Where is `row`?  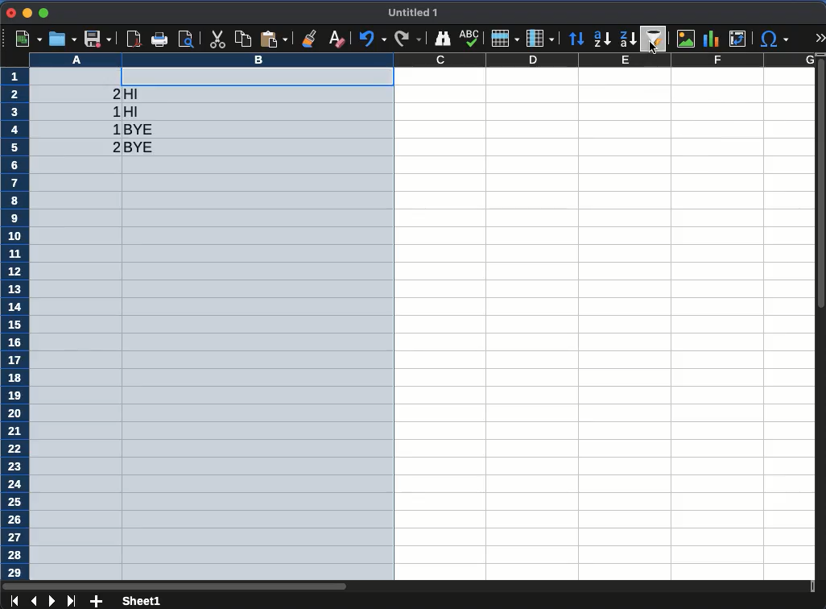 row is located at coordinates (14, 324).